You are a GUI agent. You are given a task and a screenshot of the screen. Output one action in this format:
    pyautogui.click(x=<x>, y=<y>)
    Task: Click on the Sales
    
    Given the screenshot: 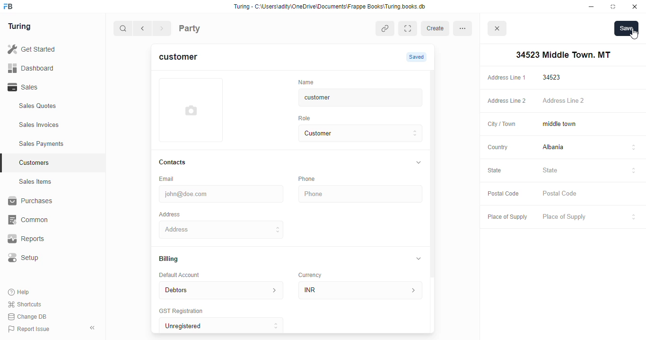 What is the action you would take?
    pyautogui.click(x=46, y=87)
    